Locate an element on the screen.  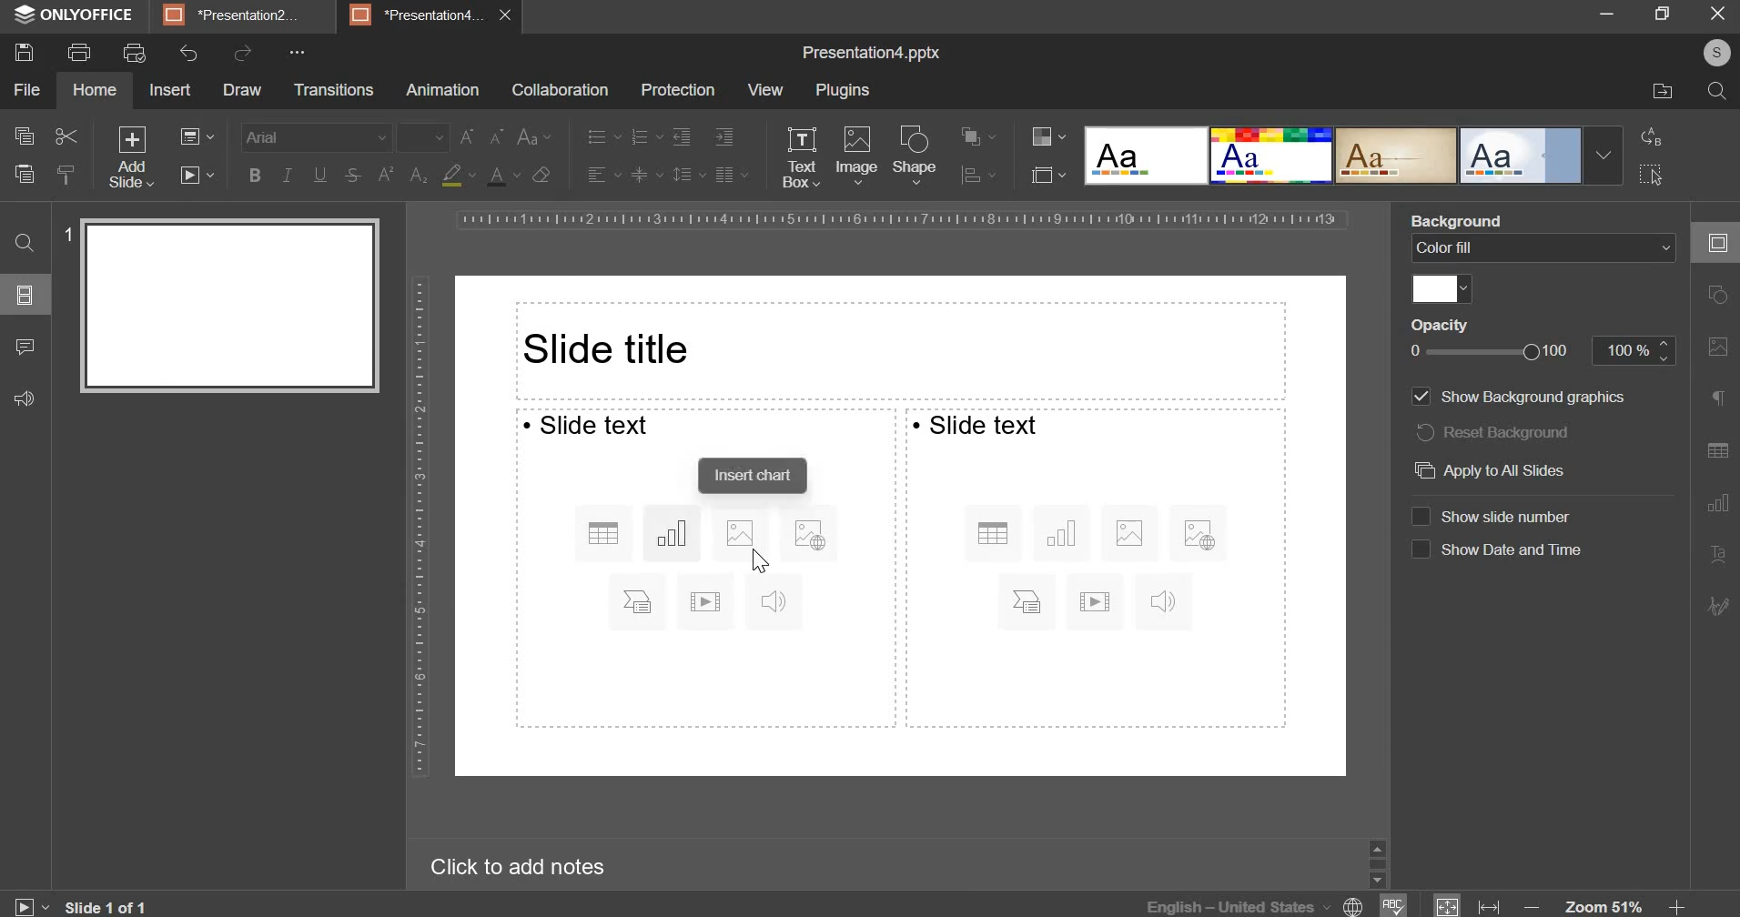
slides is located at coordinates (23, 296).